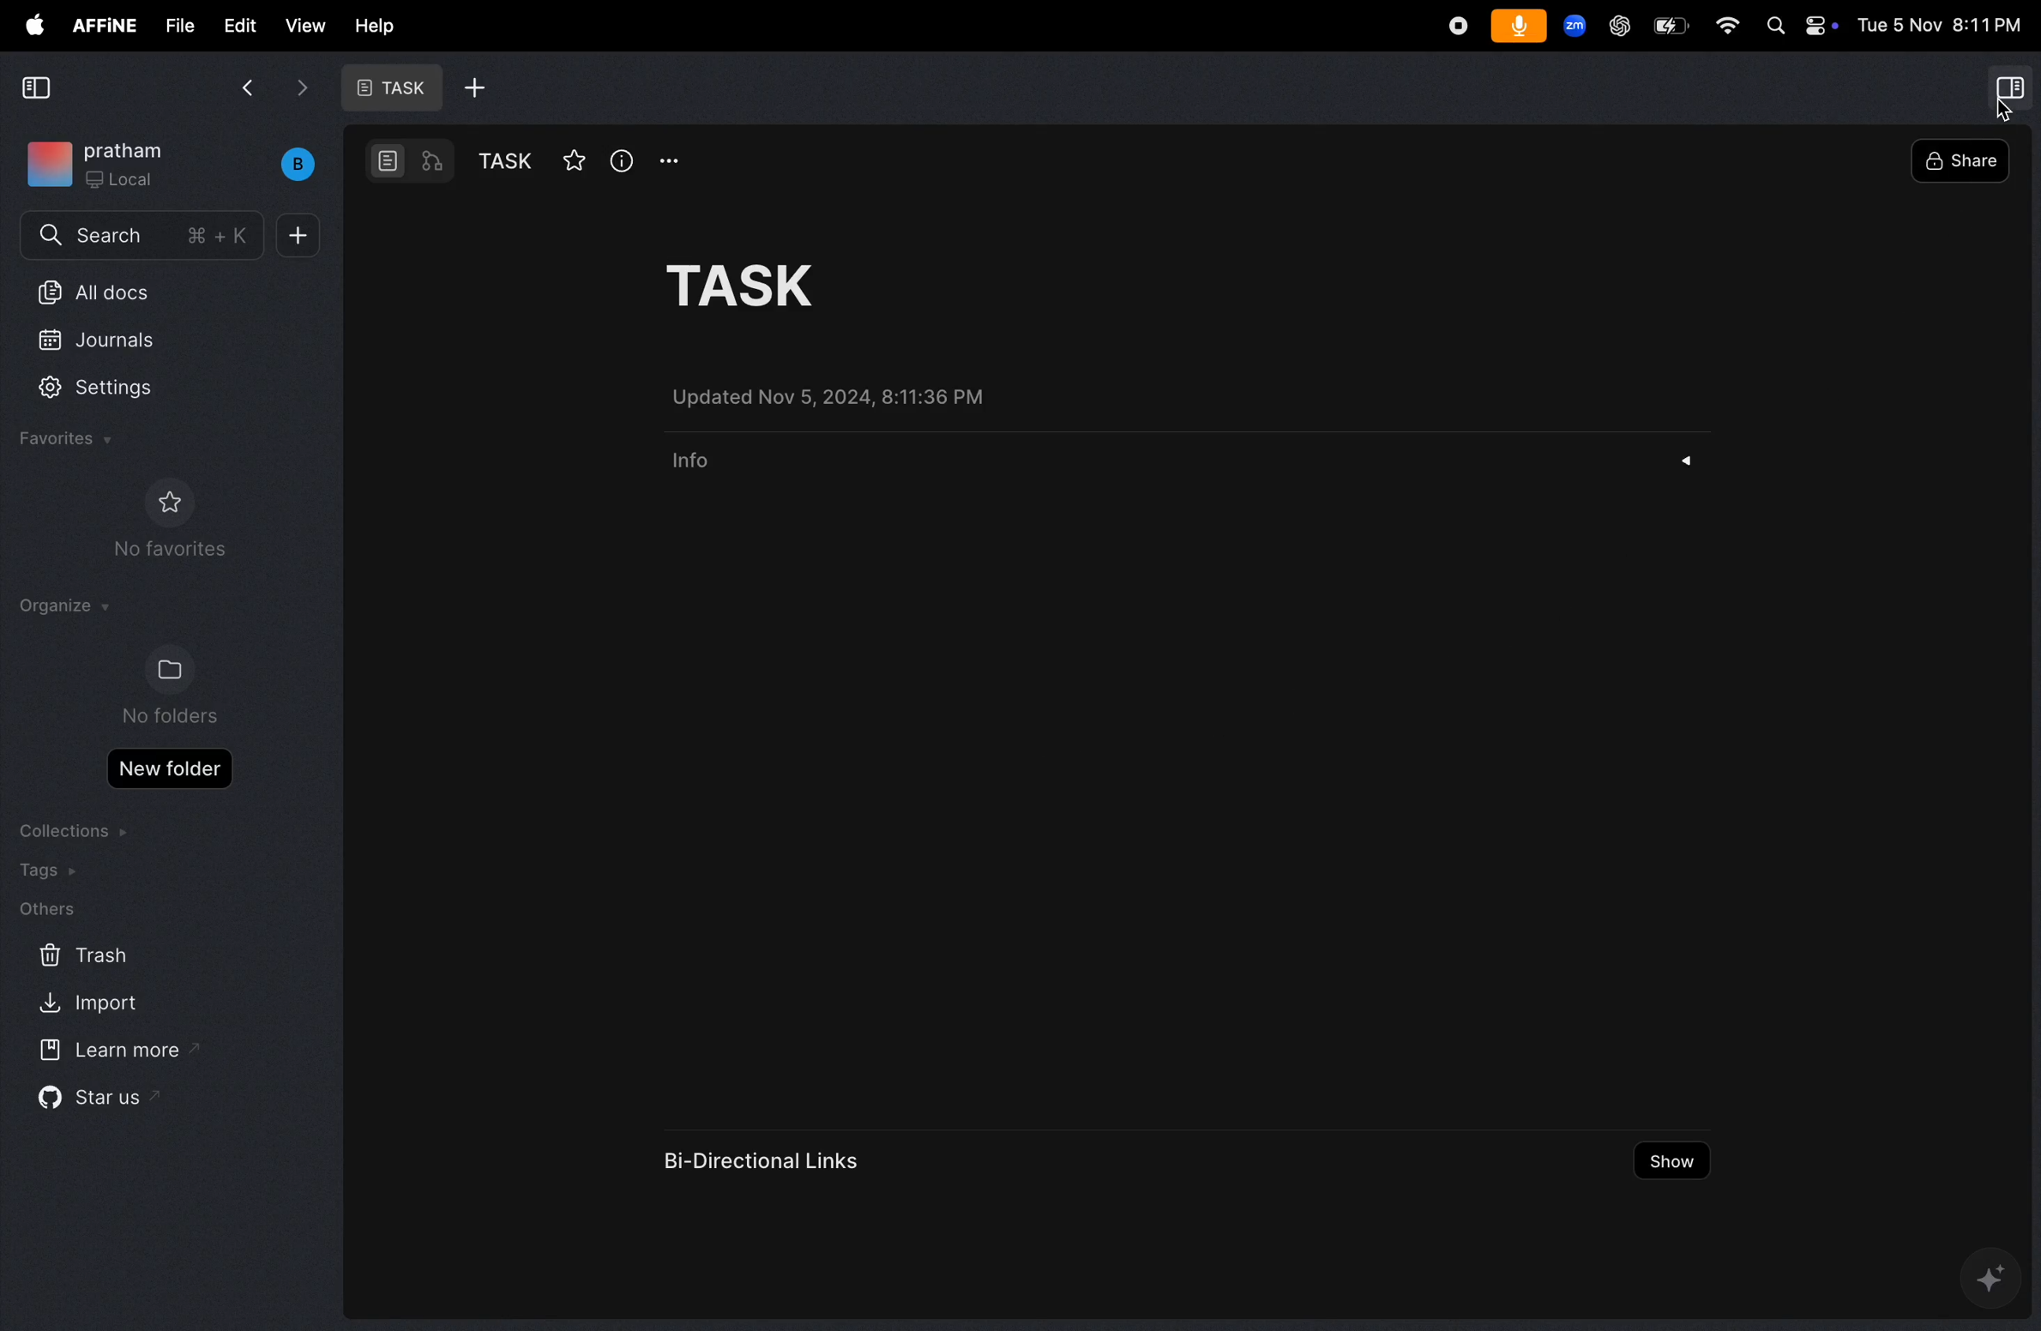 Image resolution: width=2041 pixels, height=1331 pixels. What do you see at coordinates (687, 464) in the screenshot?
I see `info` at bounding box center [687, 464].